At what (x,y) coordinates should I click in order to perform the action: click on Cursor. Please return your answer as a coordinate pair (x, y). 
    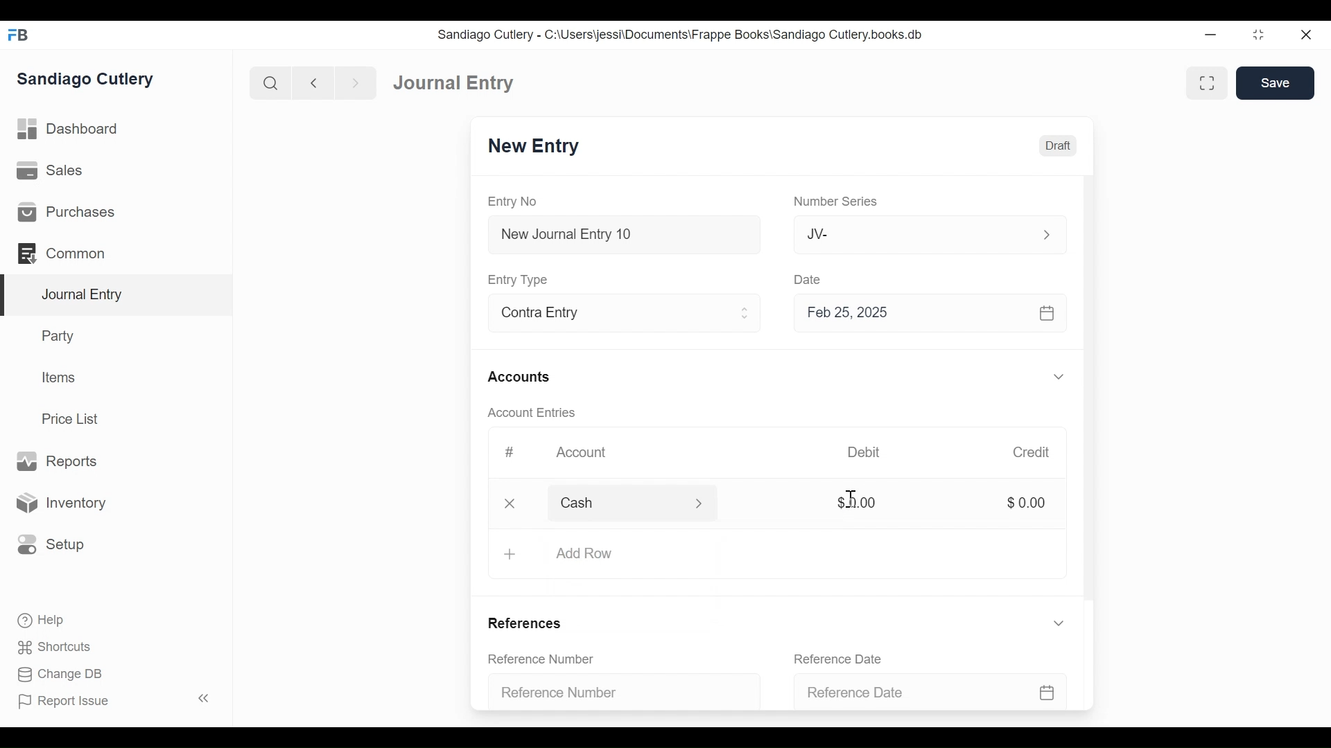
    Looking at the image, I should click on (851, 499).